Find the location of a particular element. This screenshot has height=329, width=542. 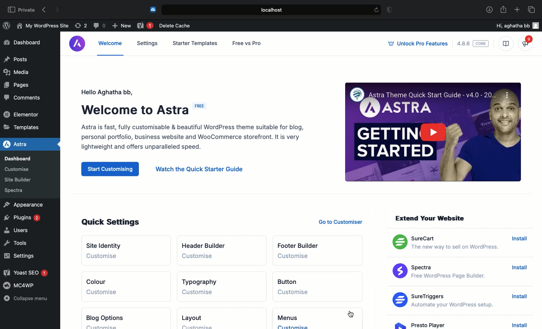

Free vs pro is located at coordinates (247, 43).